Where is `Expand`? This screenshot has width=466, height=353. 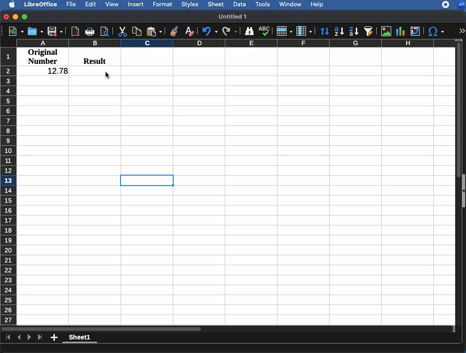 Expand is located at coordinates (462, 31).